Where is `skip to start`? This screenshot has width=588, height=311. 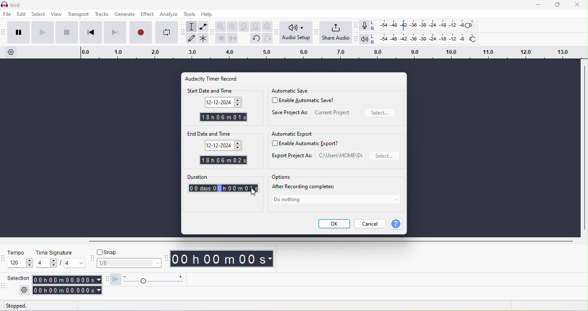
skip to start is located at coordinates (89, 34).